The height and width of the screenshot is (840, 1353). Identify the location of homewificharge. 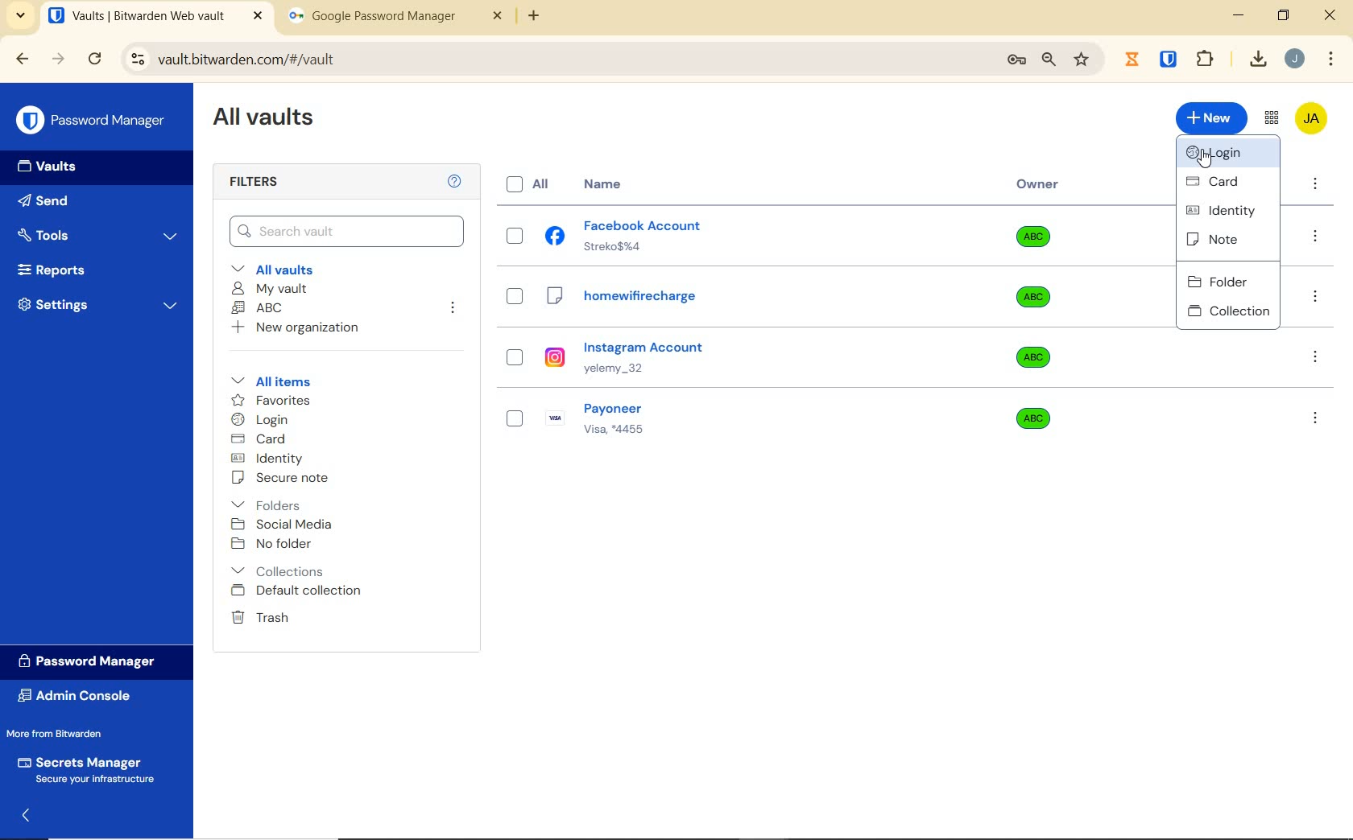
(645, 306).